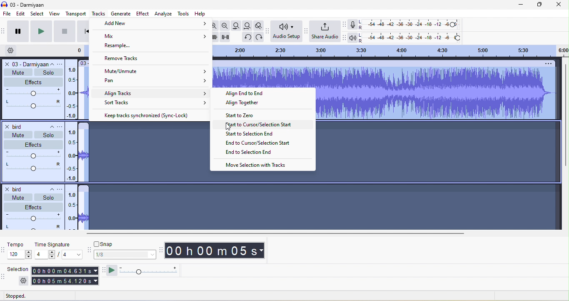 This screenshot has width=569, height=301. Describe the element at coordinates (14, 50) in the screenshot. I see `timeline option` at that location.